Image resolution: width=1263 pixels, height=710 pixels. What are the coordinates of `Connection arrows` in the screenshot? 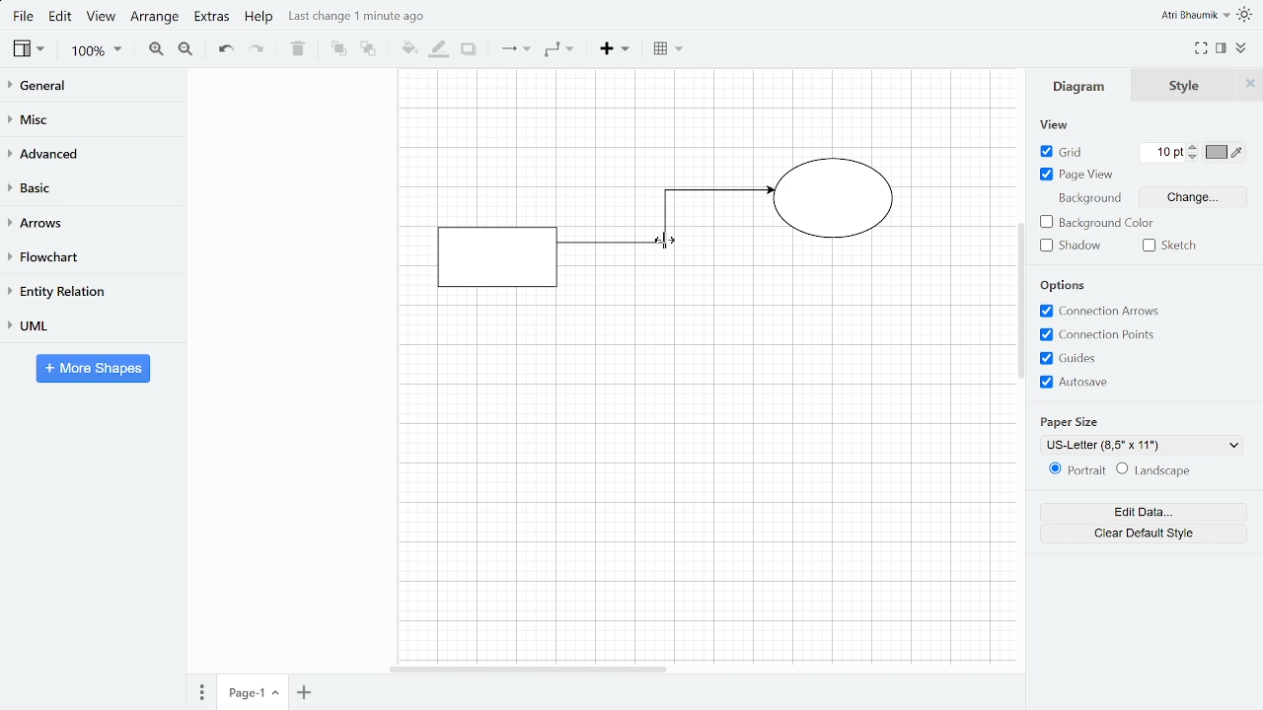 It's located at (1099, 311).